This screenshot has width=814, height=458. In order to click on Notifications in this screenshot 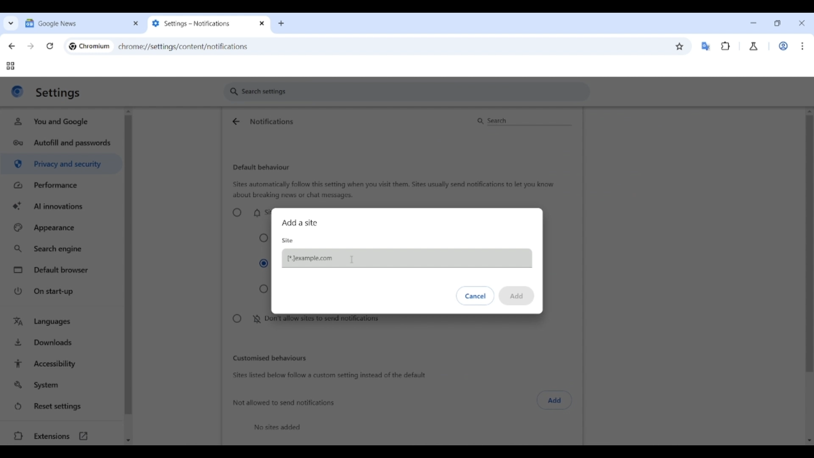, I will do `click(272, 121)`.